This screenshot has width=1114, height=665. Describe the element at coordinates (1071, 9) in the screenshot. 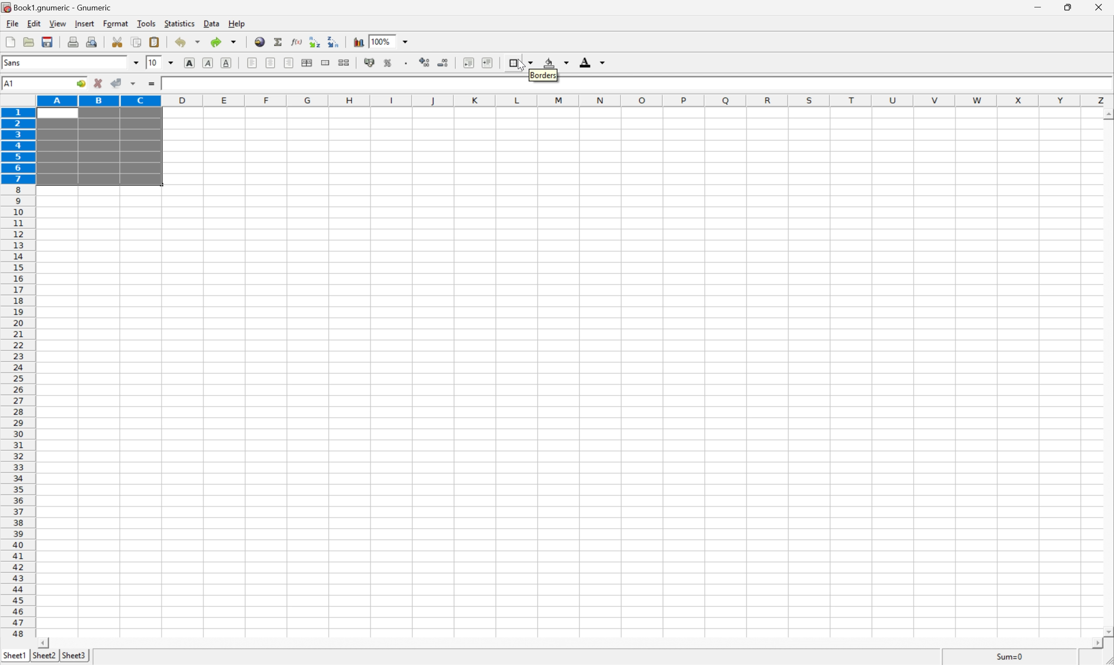

I see `restore down` at that location.